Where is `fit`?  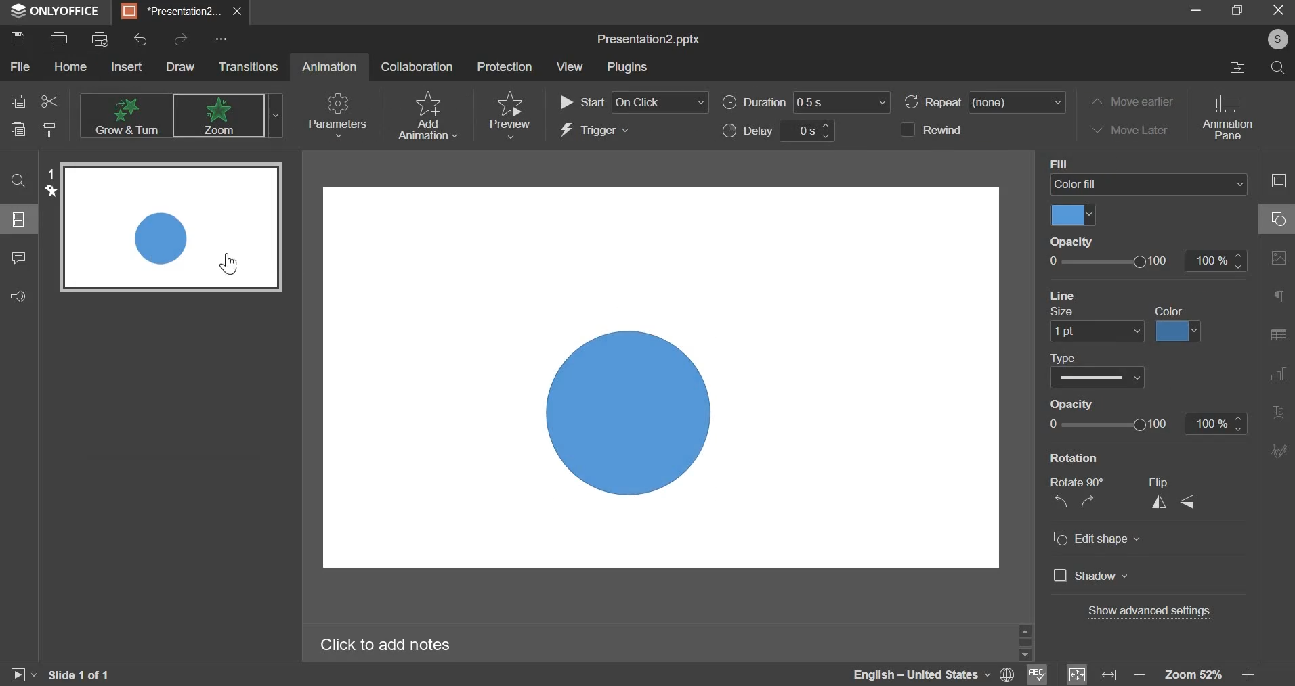
fit is located at coordinates (1092, 674).